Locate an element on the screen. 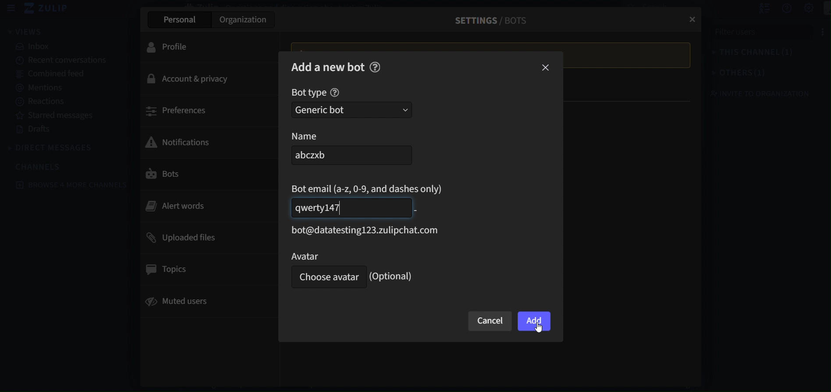 This screenshot has height=392, width=831. inbox is located at coordinates (69, 47).